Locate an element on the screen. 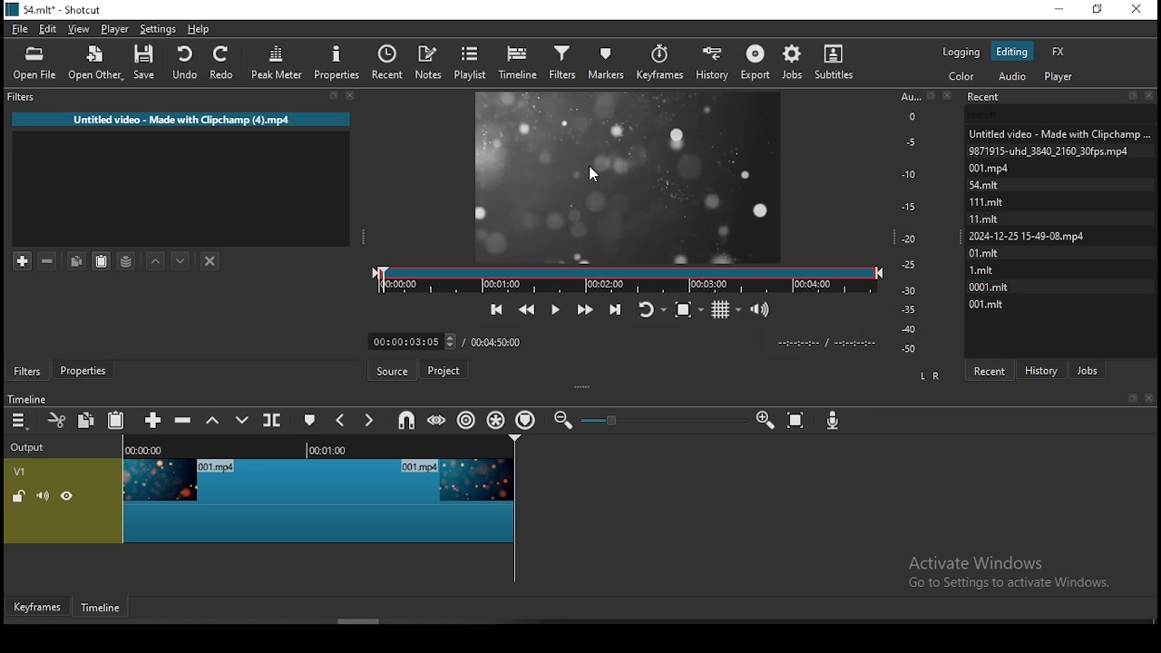  properties is located at coordinates (340, 64).